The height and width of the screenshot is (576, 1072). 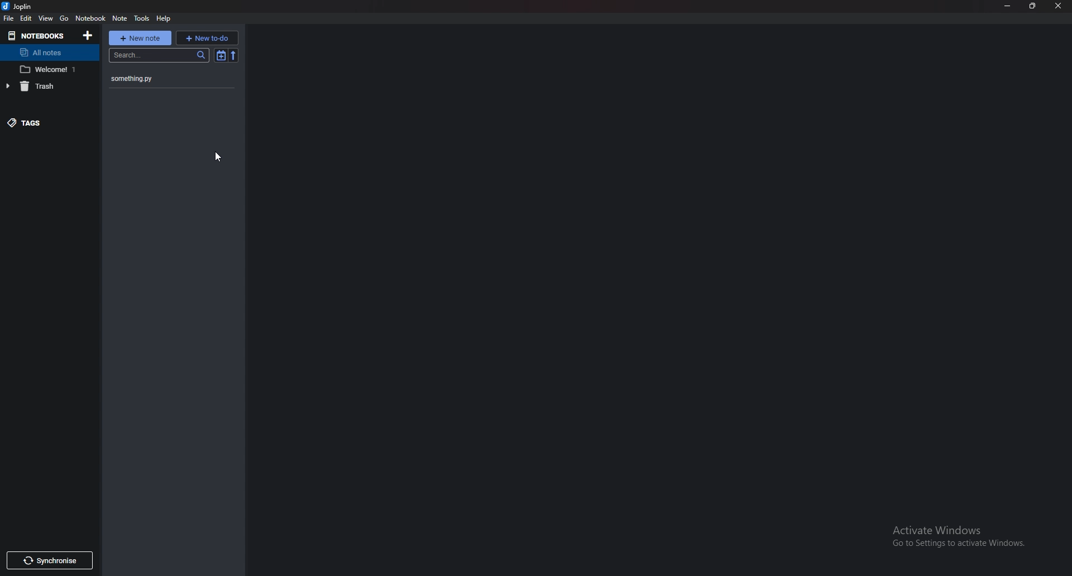 What do you see at coordinates (120, 18) in the screenshot?
I see `Note` at bounding box center [120, 18].